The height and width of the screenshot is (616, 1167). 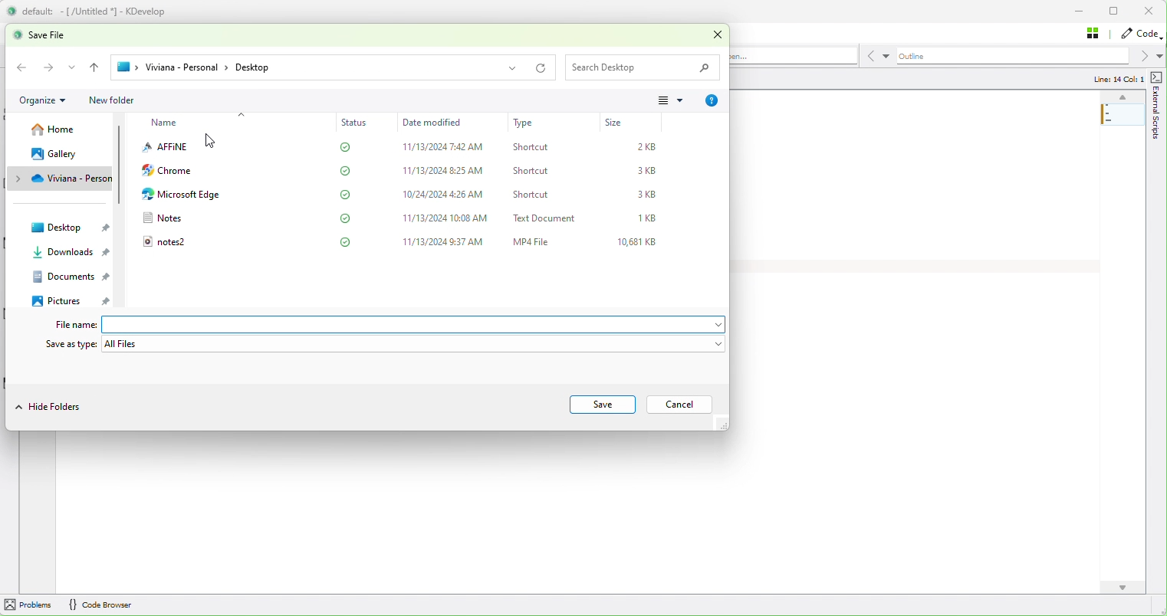 I want to click on up, so click(x=1122, y=97).